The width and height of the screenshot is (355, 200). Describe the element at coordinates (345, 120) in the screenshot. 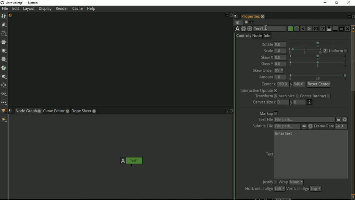

I see `Reload the file` at that location.